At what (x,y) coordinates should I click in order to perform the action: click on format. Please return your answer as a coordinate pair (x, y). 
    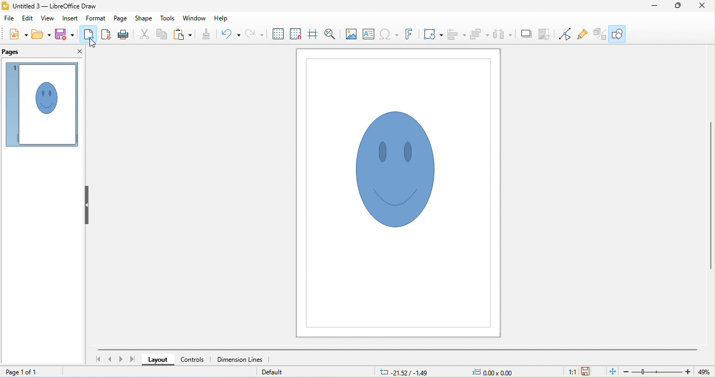
    Looking at the image, I should click on (95, 18).